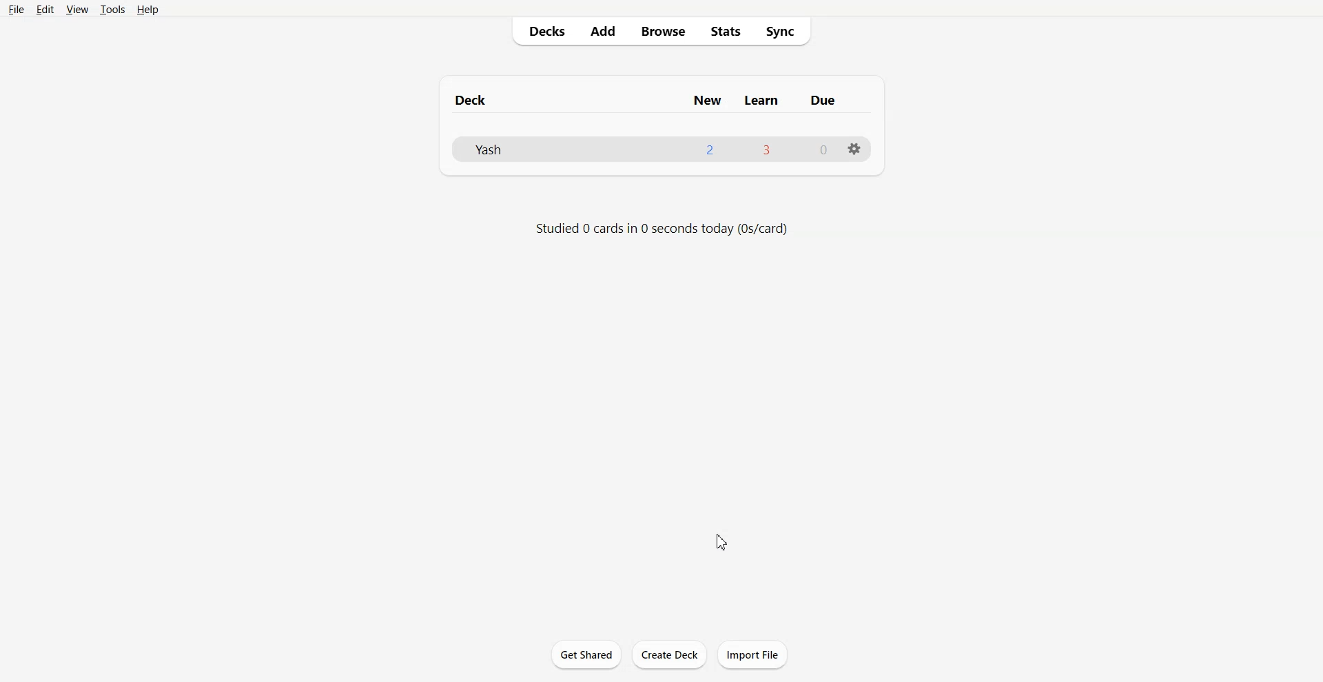 This screenshot has width=1323, height=682. Describe the element at coordinates (76, 10) in the screenshot. I see `View` at that location.